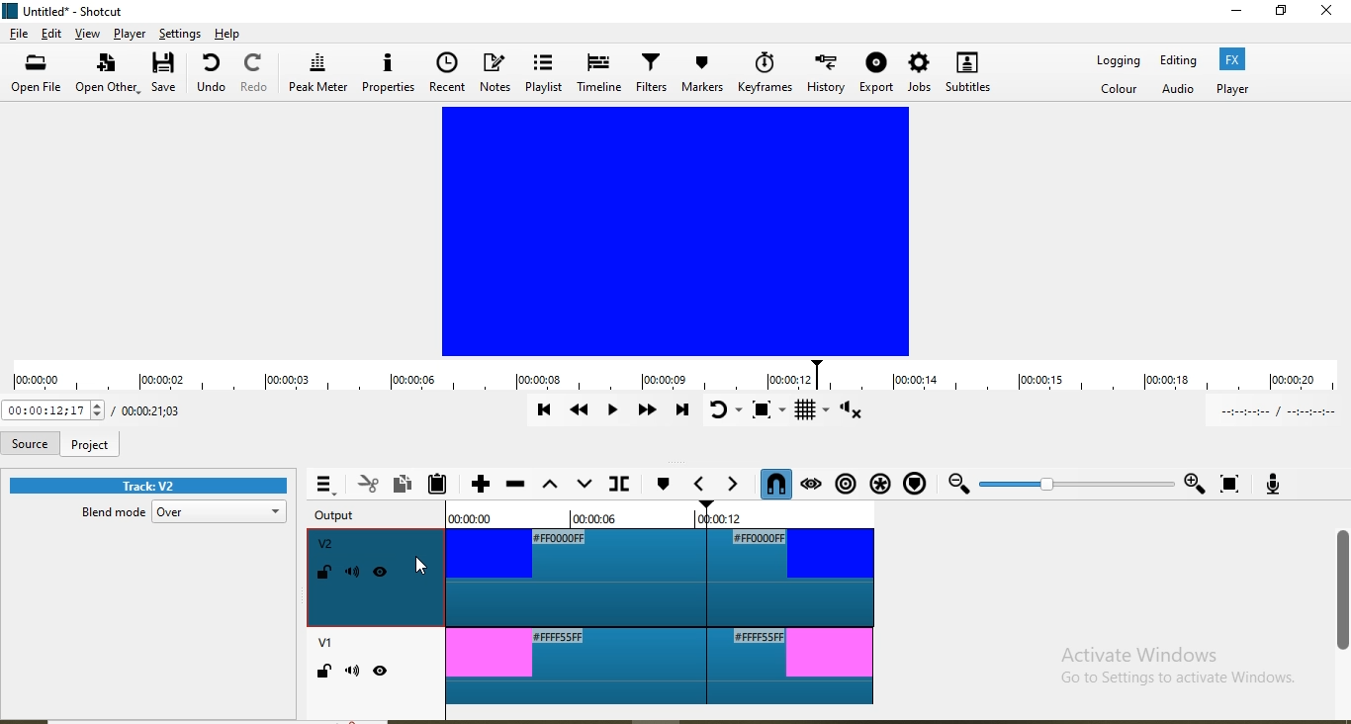 This screenshot has width=1351, height=724. What do you see at coordinates (212, 76) in the screenshot?
I see `undo` at bounding box center [212, 76].